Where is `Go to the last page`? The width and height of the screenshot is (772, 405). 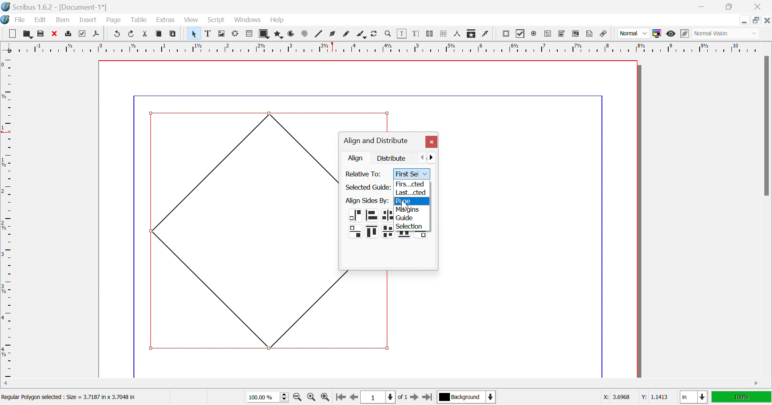
Go to the last page is located at coordinates (427, 399).